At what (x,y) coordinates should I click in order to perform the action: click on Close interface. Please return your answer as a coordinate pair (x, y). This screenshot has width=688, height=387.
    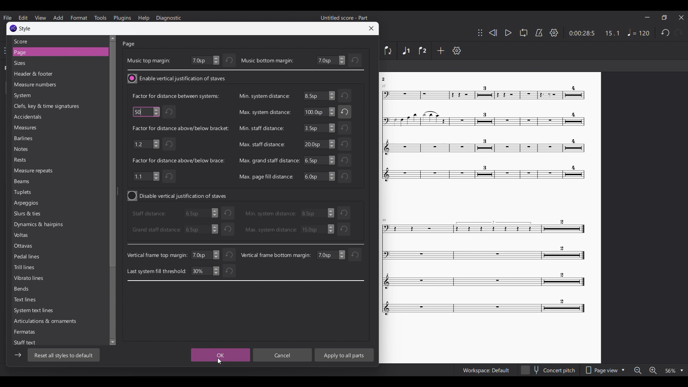
    Looking at the image, I should click on (681, 17).